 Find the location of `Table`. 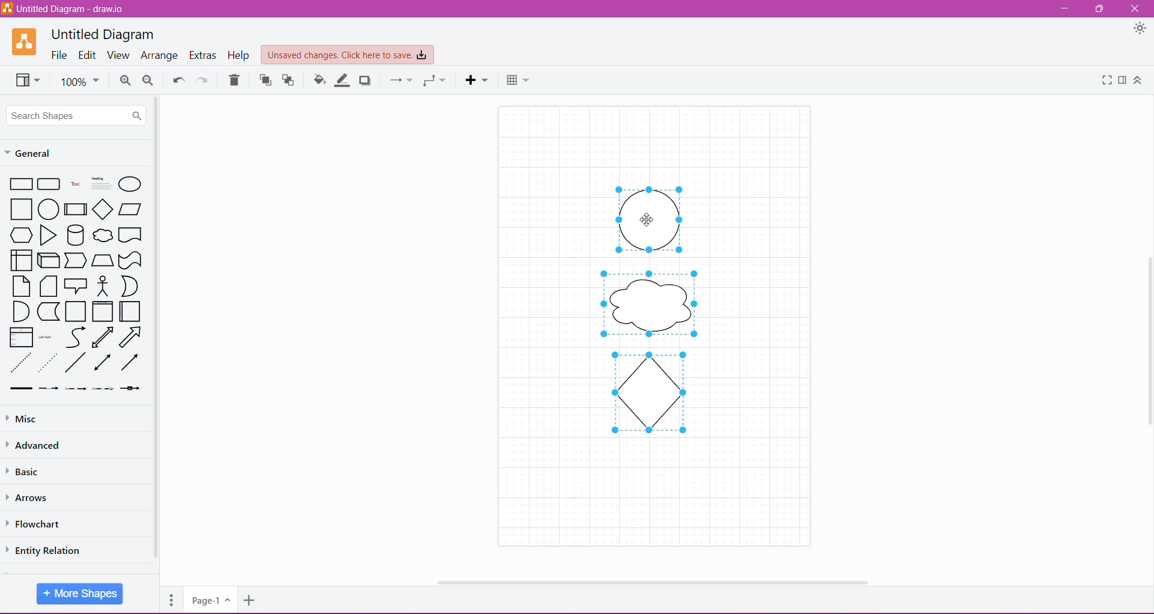

Table is located at coordinates (517, 79).